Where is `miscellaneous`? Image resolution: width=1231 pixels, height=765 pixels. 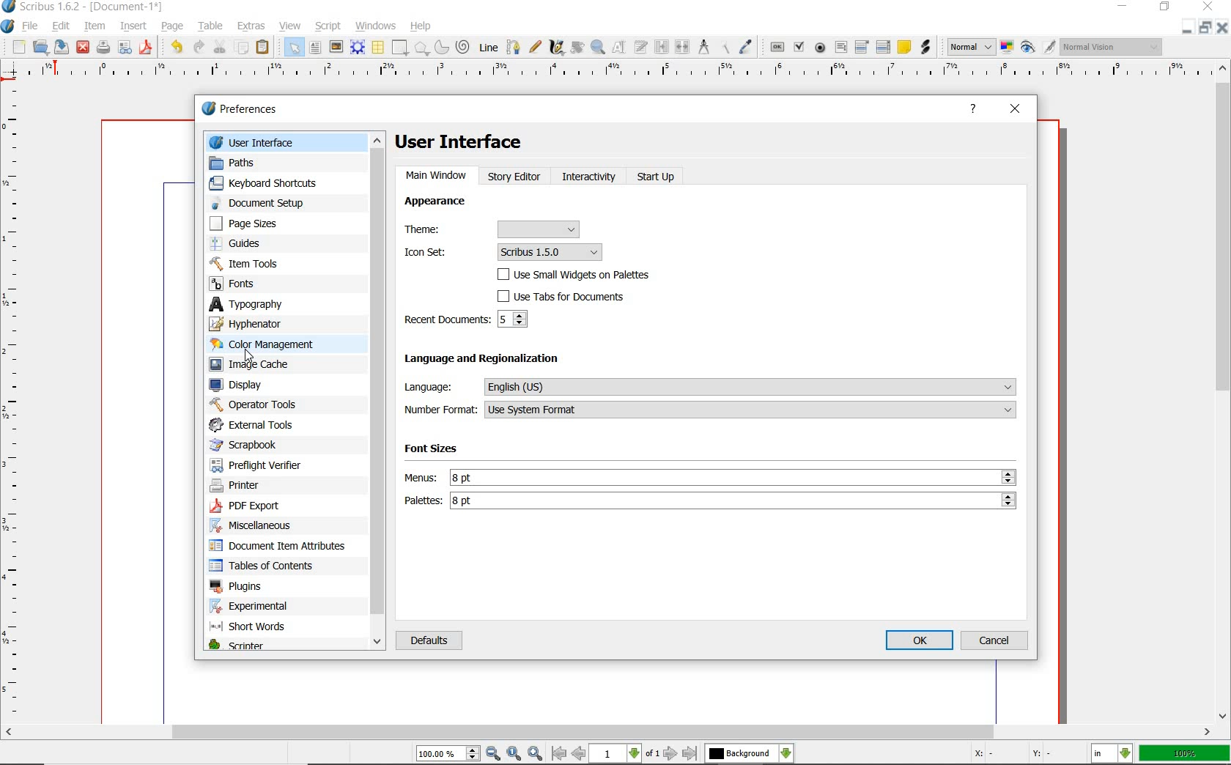 miscellaneous is located at coordinates (274, 527).